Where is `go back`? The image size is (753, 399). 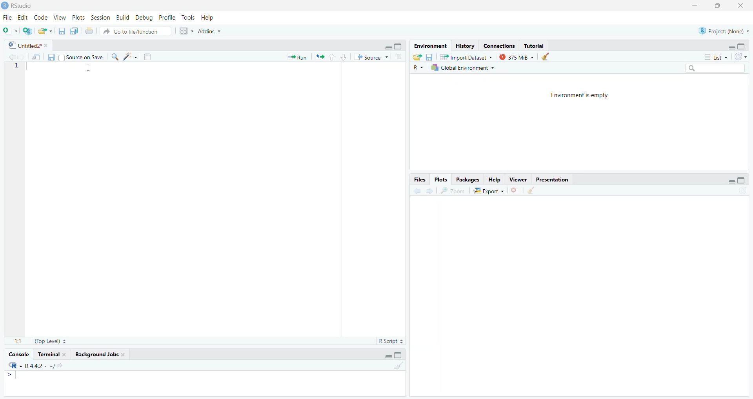
go back is located at coordinates (417, 190).